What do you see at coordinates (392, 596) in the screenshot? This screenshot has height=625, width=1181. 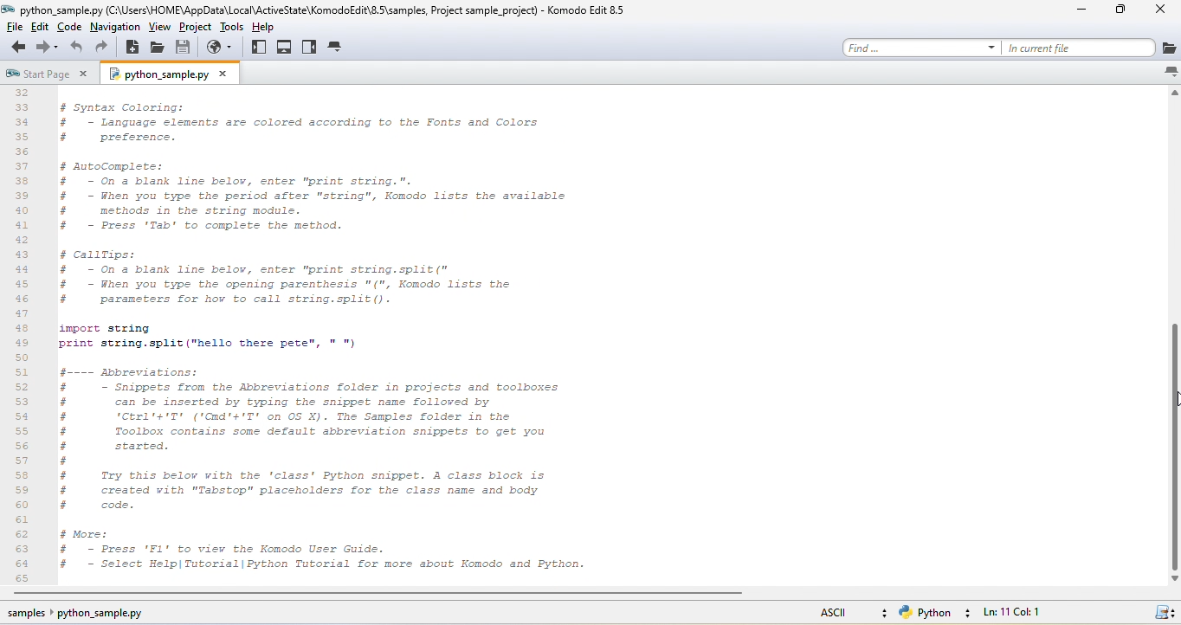 I see `horizontal scroll bar` at bounding box center [392, 596].